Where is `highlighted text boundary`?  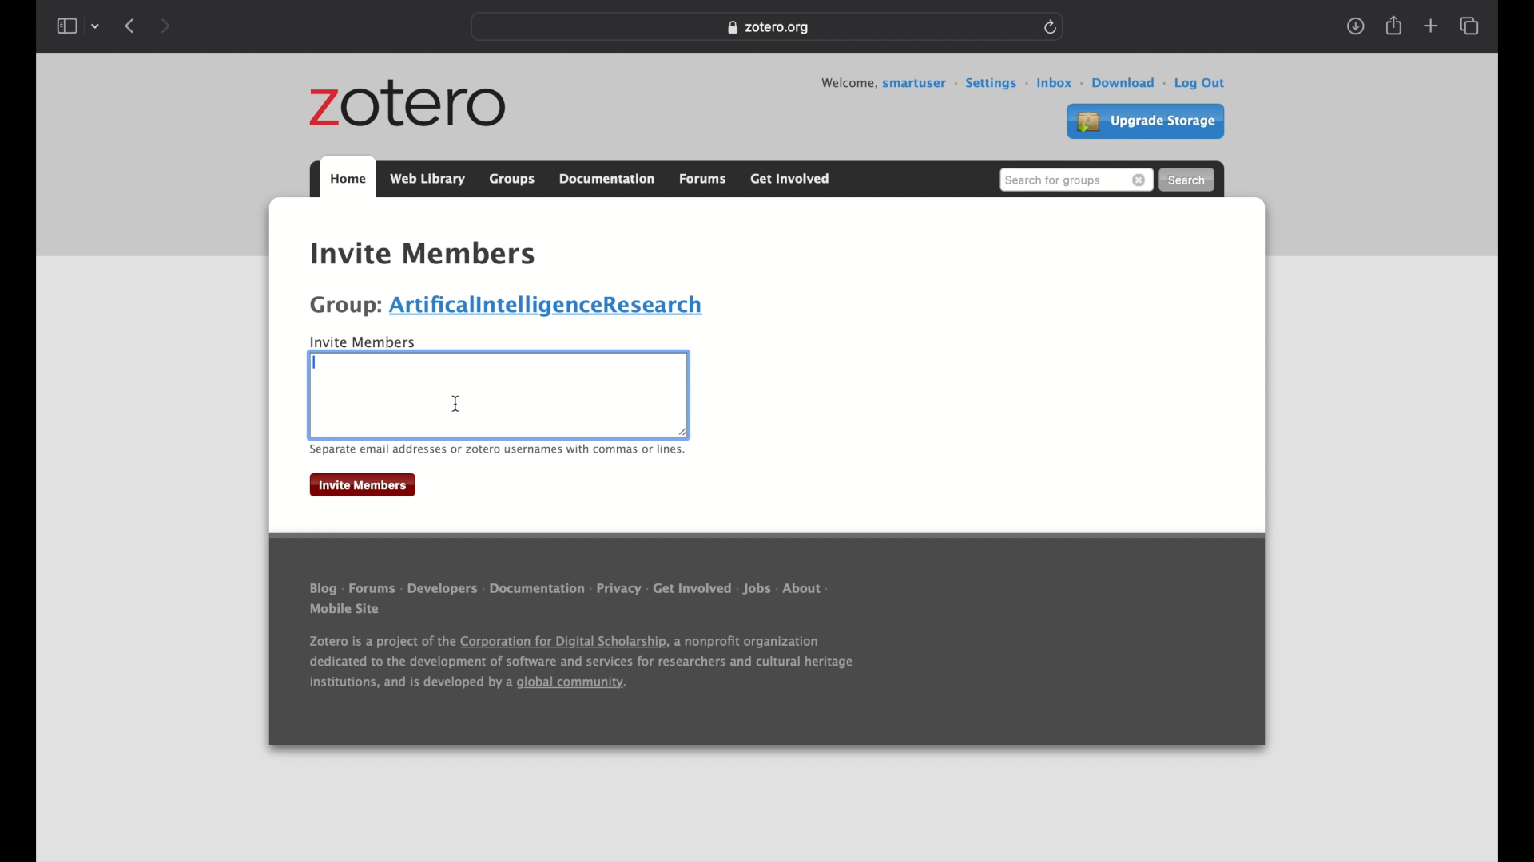 highlighted text boundary is located at coordinates (499, 439).